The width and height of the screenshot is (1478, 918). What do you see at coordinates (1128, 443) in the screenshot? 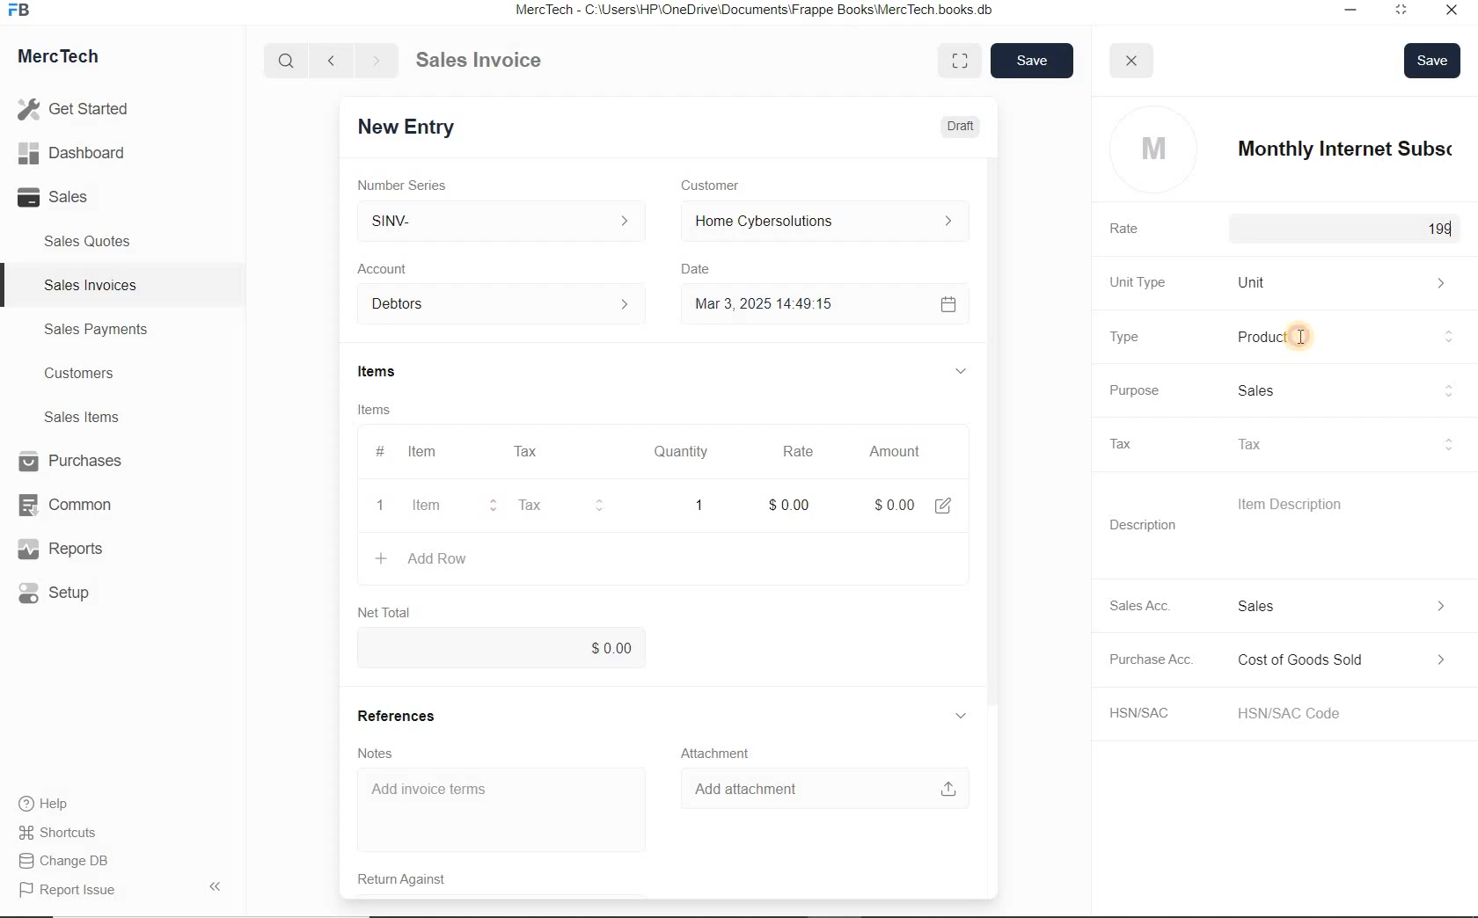
I see `Tax` at bounding box center [1128, 443].